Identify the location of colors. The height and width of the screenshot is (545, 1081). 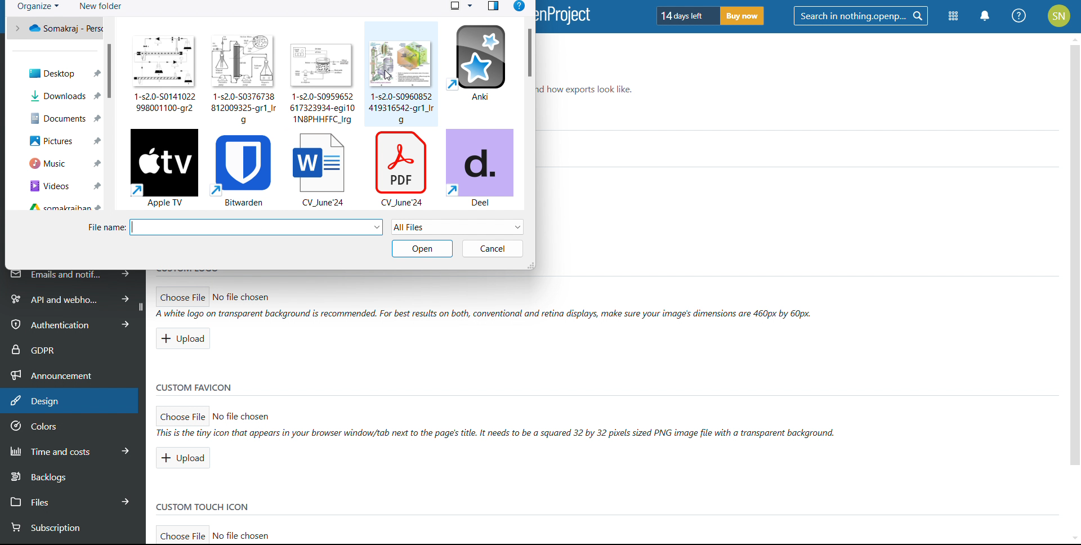
(71, 427).